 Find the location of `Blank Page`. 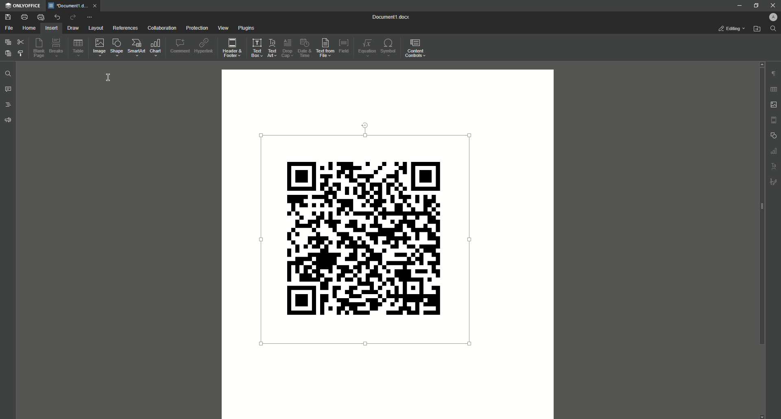

Blank Page is located at coordinates (39, 48).